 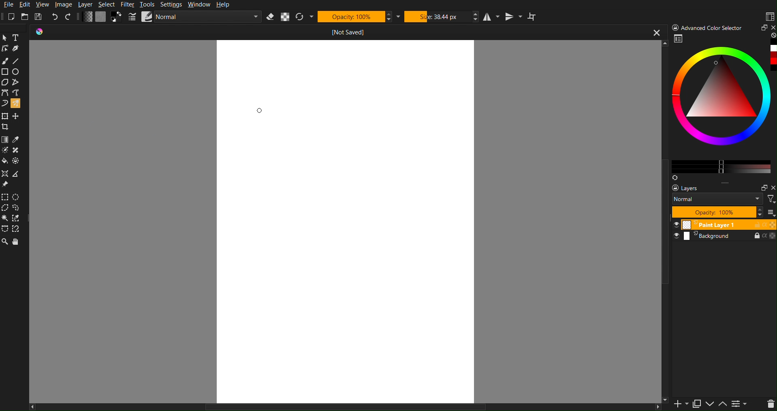 I want to click on Measure Tool, so click(x=18, y=174).